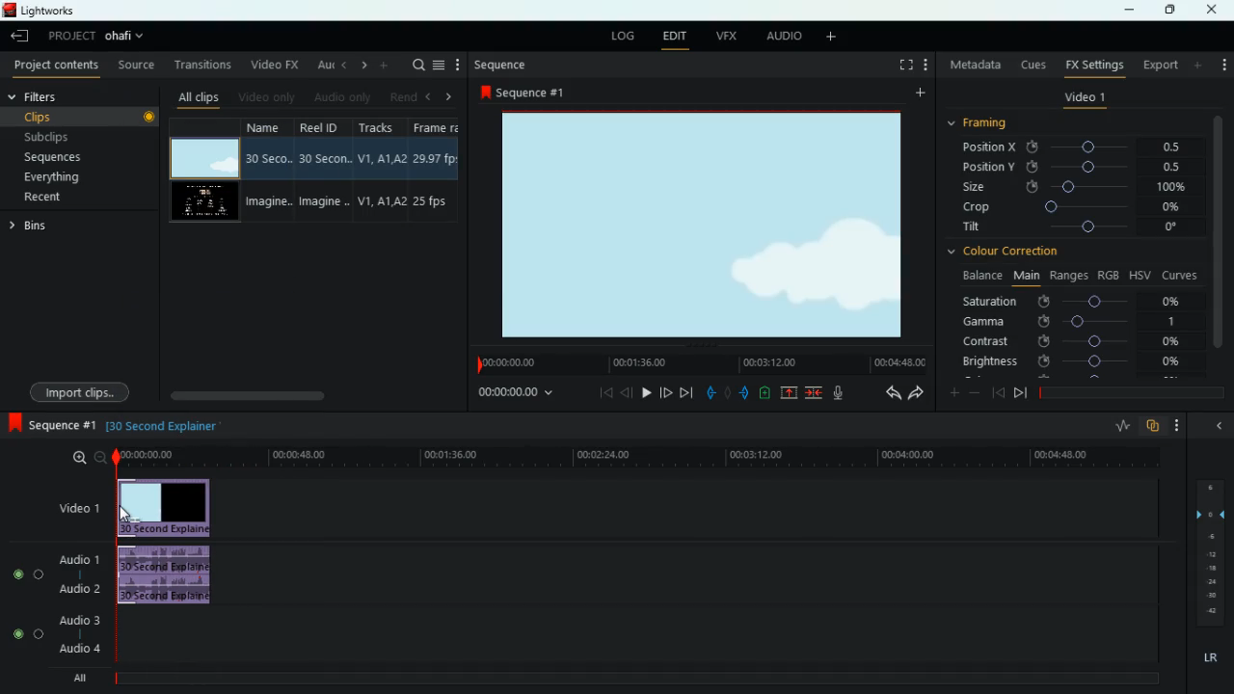 Image resolution: width=1234 pixels, height=694 pixels. I want to click on video1, so click(75, 508).